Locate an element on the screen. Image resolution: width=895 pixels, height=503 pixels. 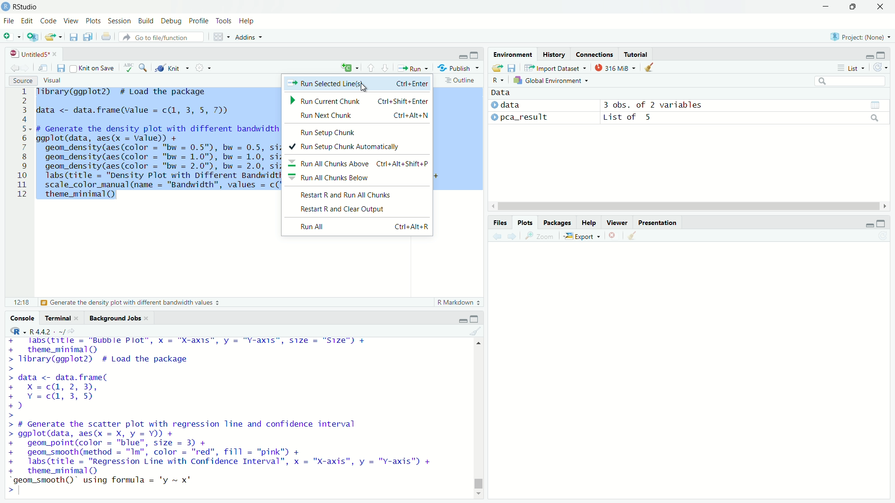
close is located at coordinates (147, 319).